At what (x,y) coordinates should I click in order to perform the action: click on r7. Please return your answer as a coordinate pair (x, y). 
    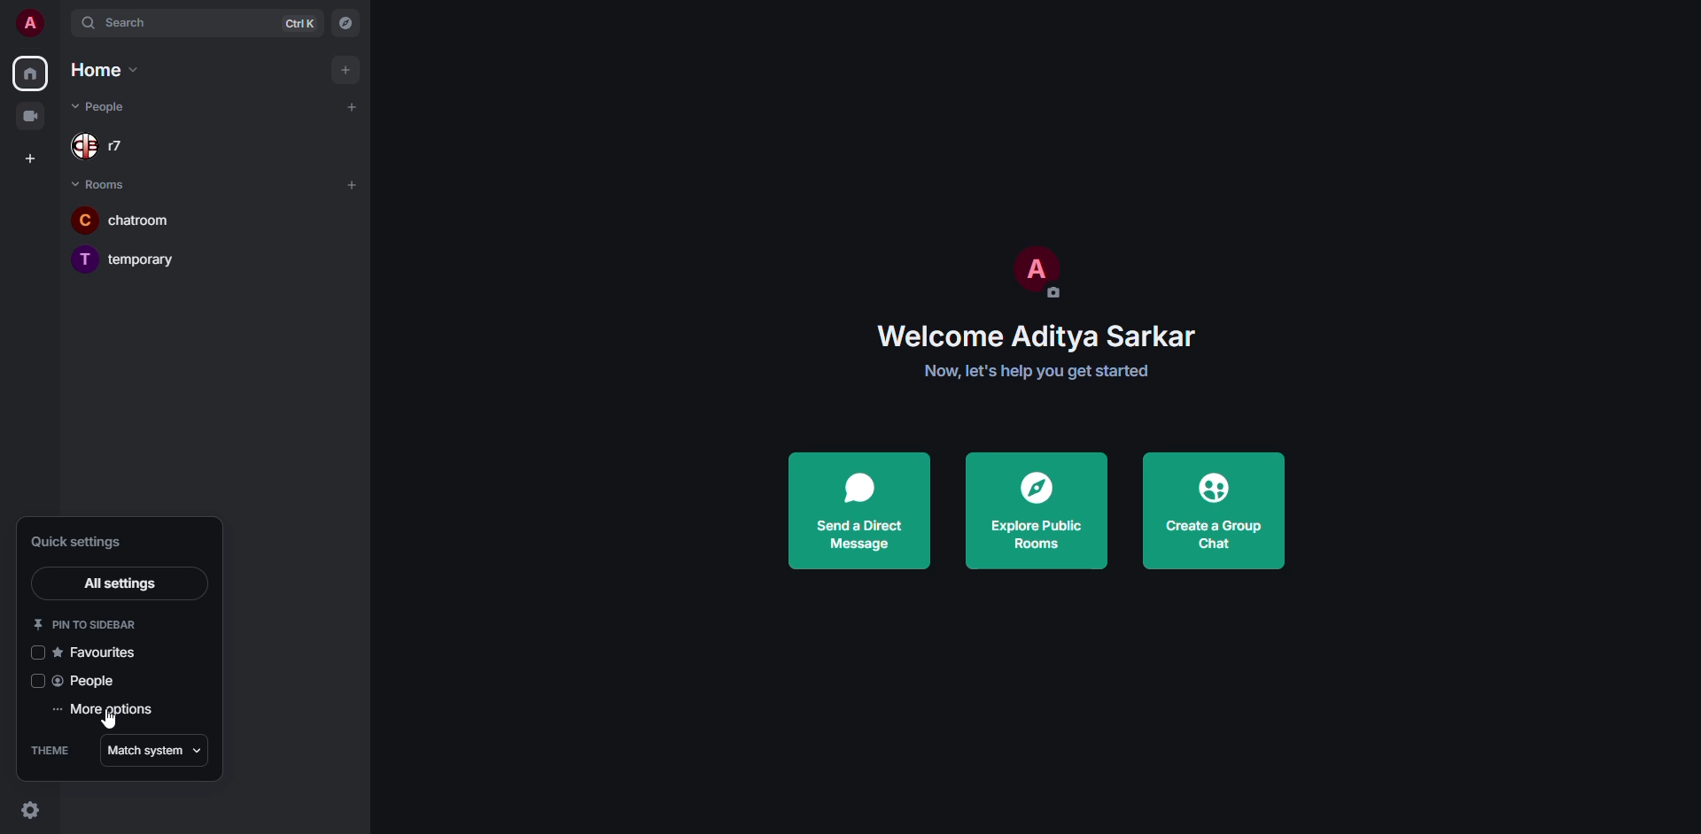
    Looking at the image, I should click on (109, 146).